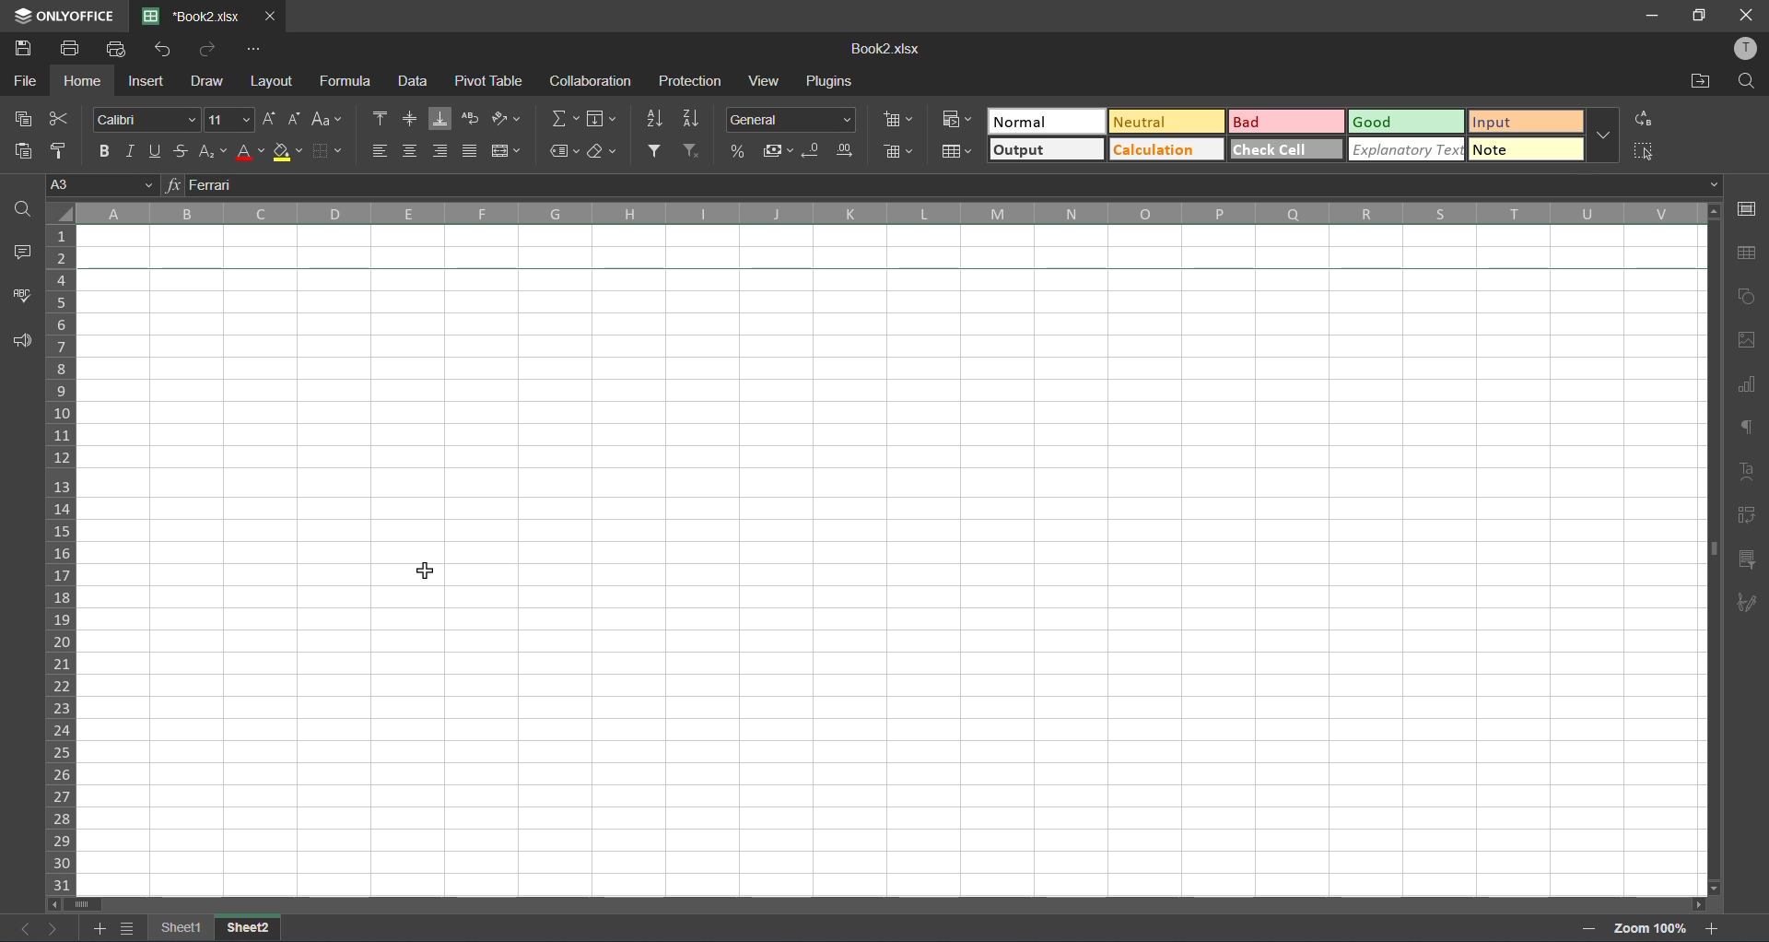  What do you see at coordinates (146, 118) in the screenshot?
I see `font style` at bounding box center [146, 118].